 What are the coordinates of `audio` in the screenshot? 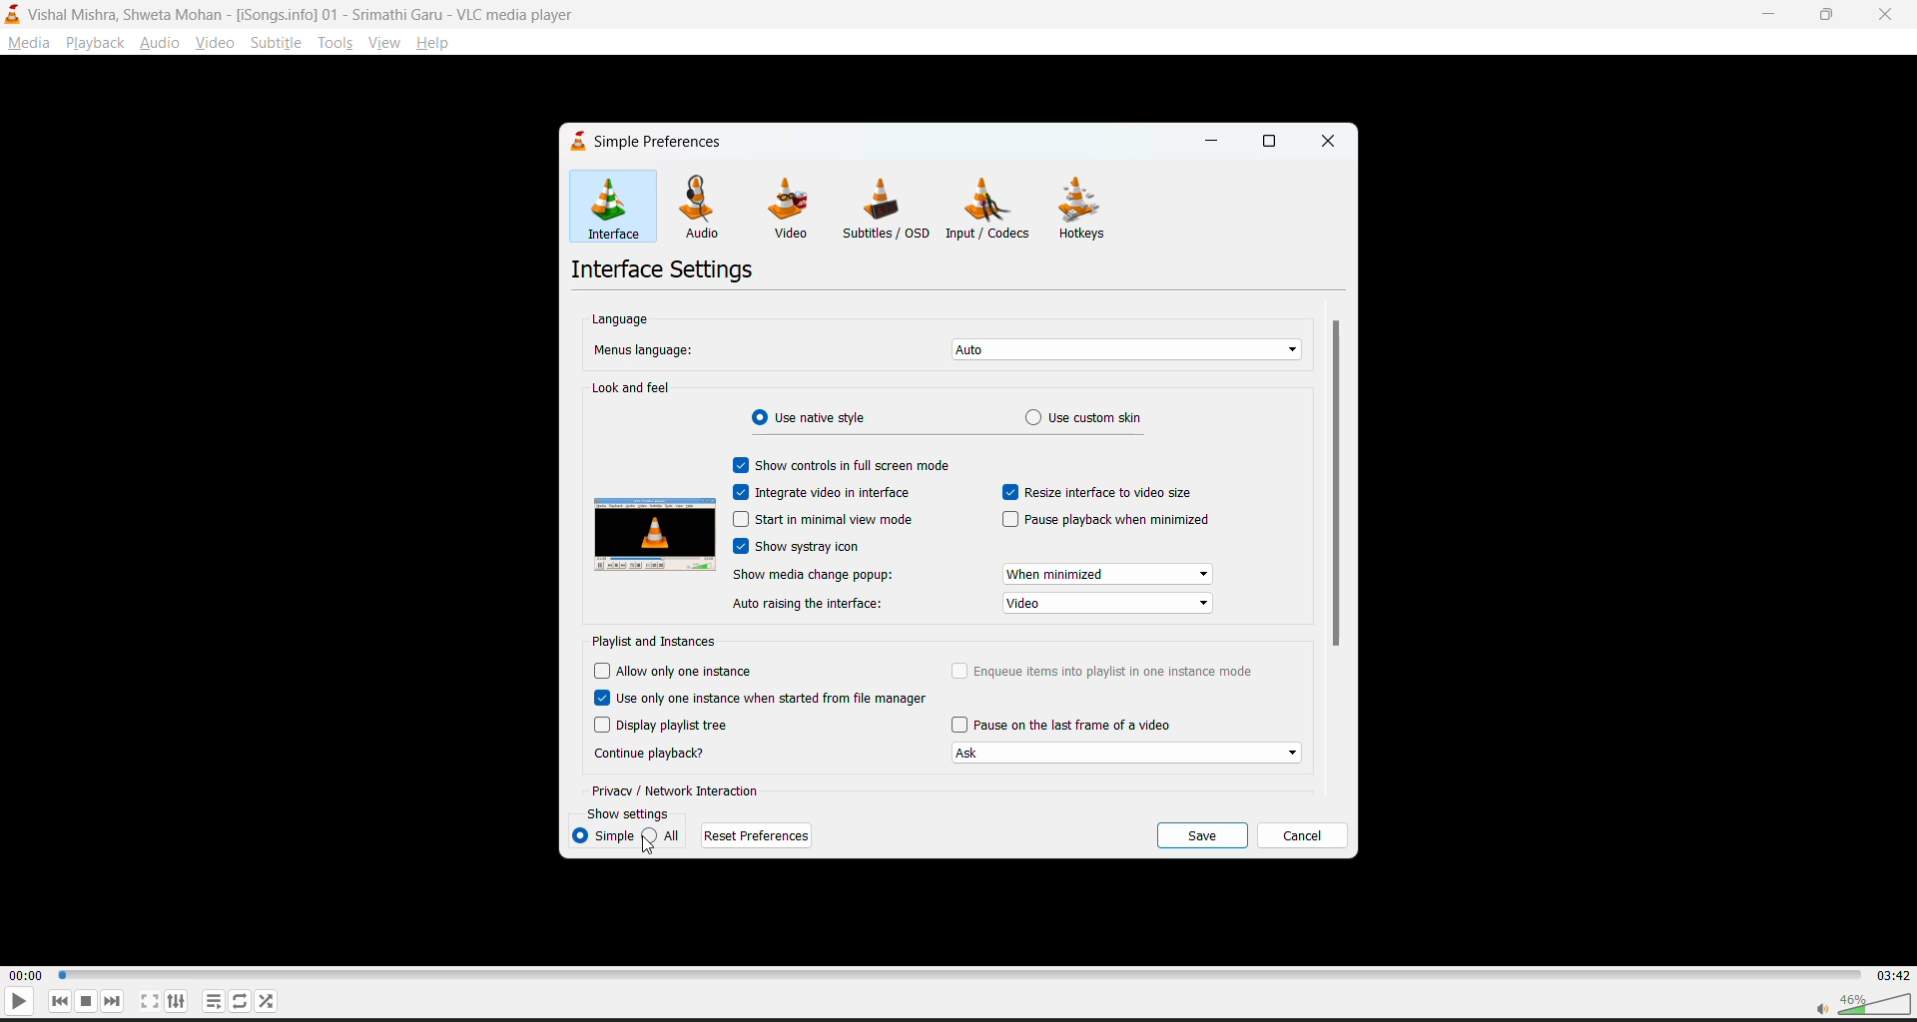 It's located at (161, 44).